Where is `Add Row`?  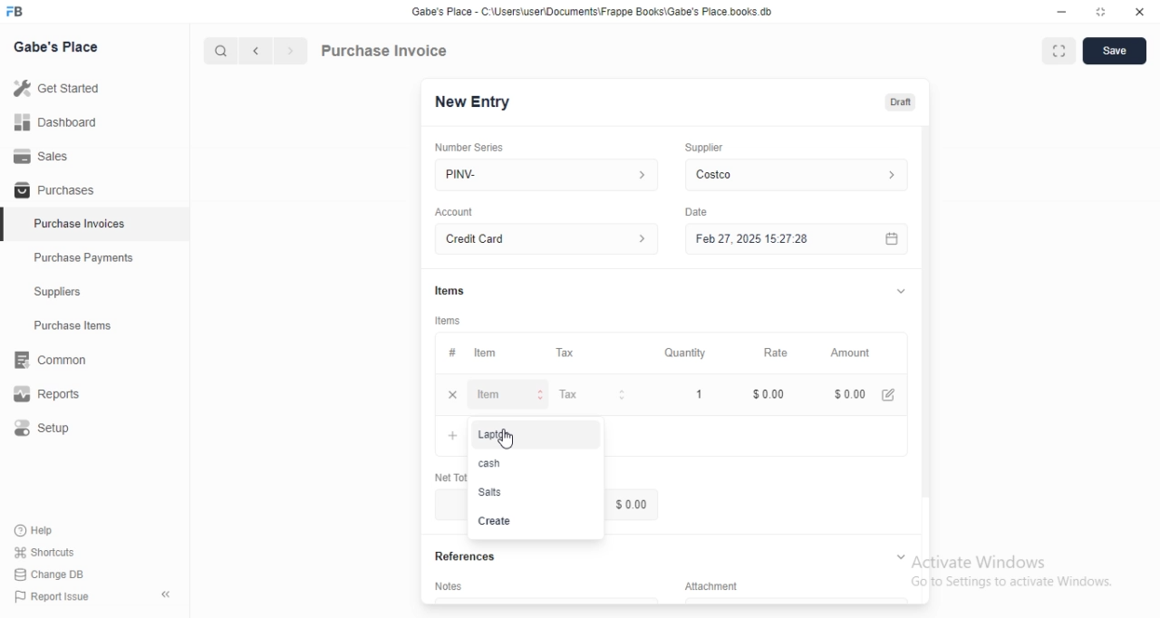
Add Row is located at coordinates (757, 436).